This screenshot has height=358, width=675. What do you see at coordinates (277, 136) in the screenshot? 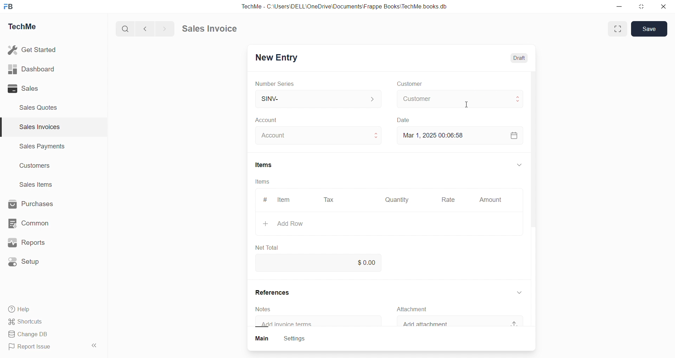
I see `Account` at bounding box center [277, 136].